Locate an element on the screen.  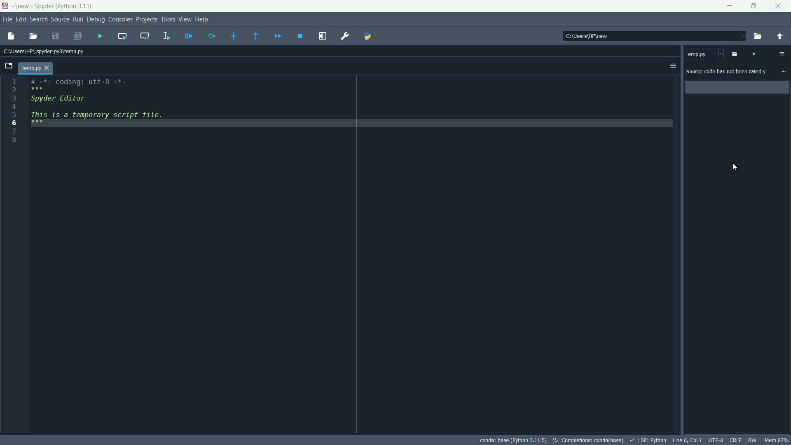
run menu is located at coordinates (77, 20).